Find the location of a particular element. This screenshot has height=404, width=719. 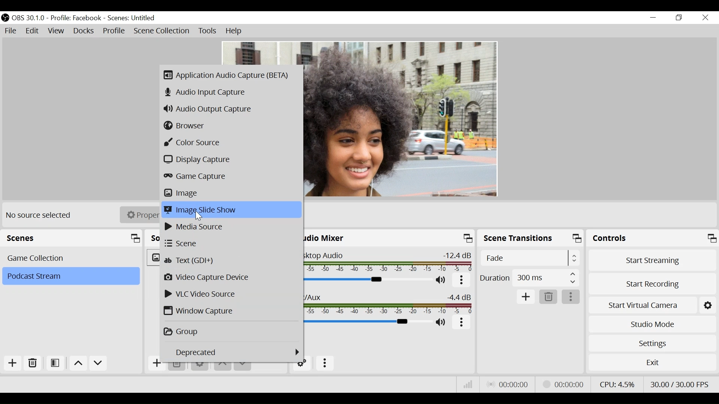

Controls is located at coordinates (652, 239).